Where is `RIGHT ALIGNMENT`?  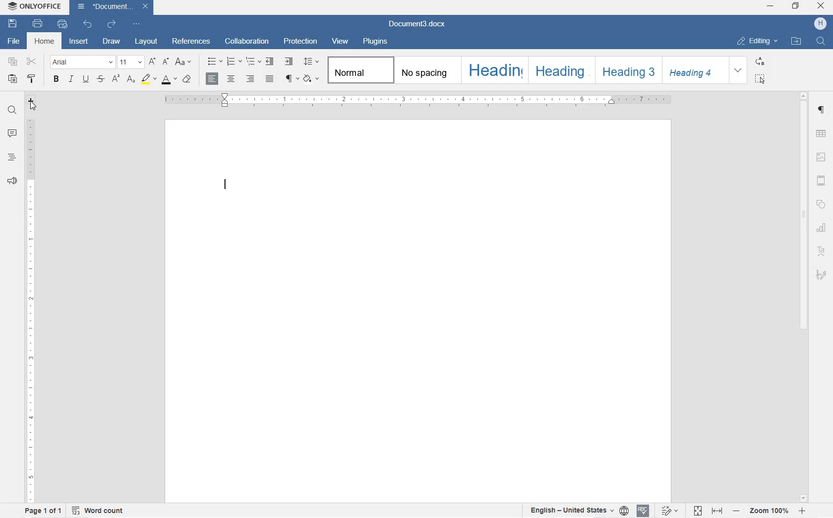 RIGHT ALIGNMENT is located at coordinates (250, 79).